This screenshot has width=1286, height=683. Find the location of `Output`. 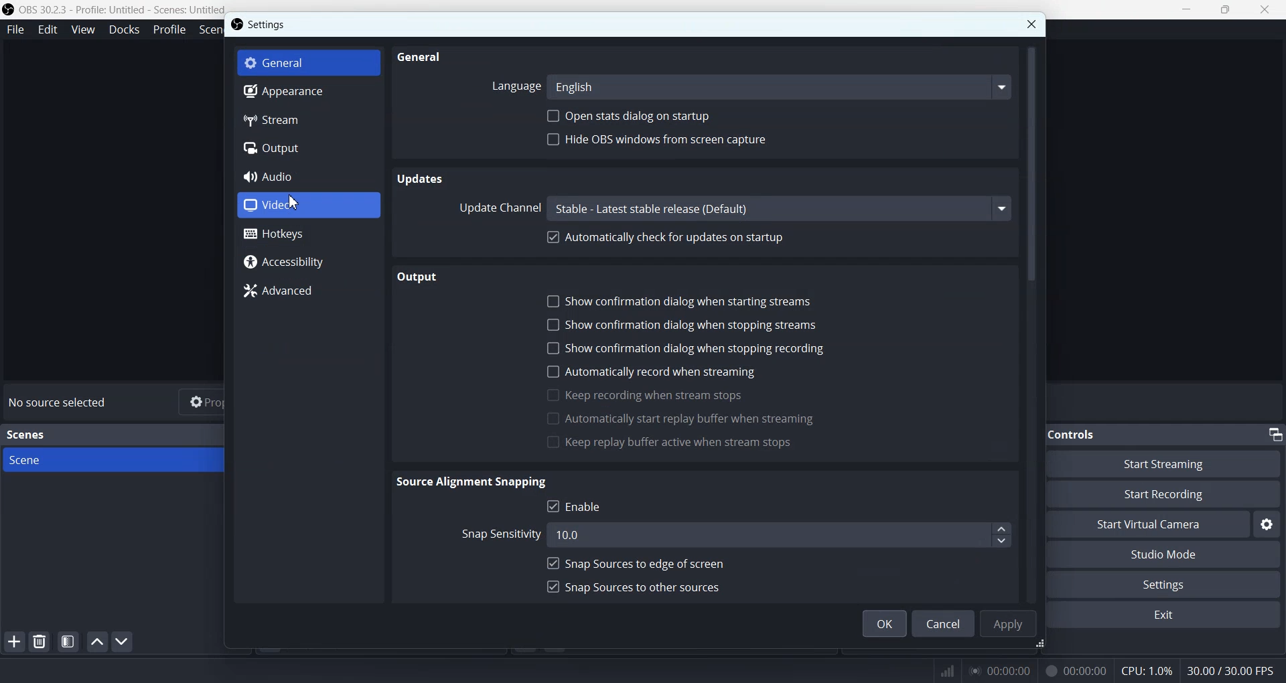

Output is located at coordinates (417, 277).